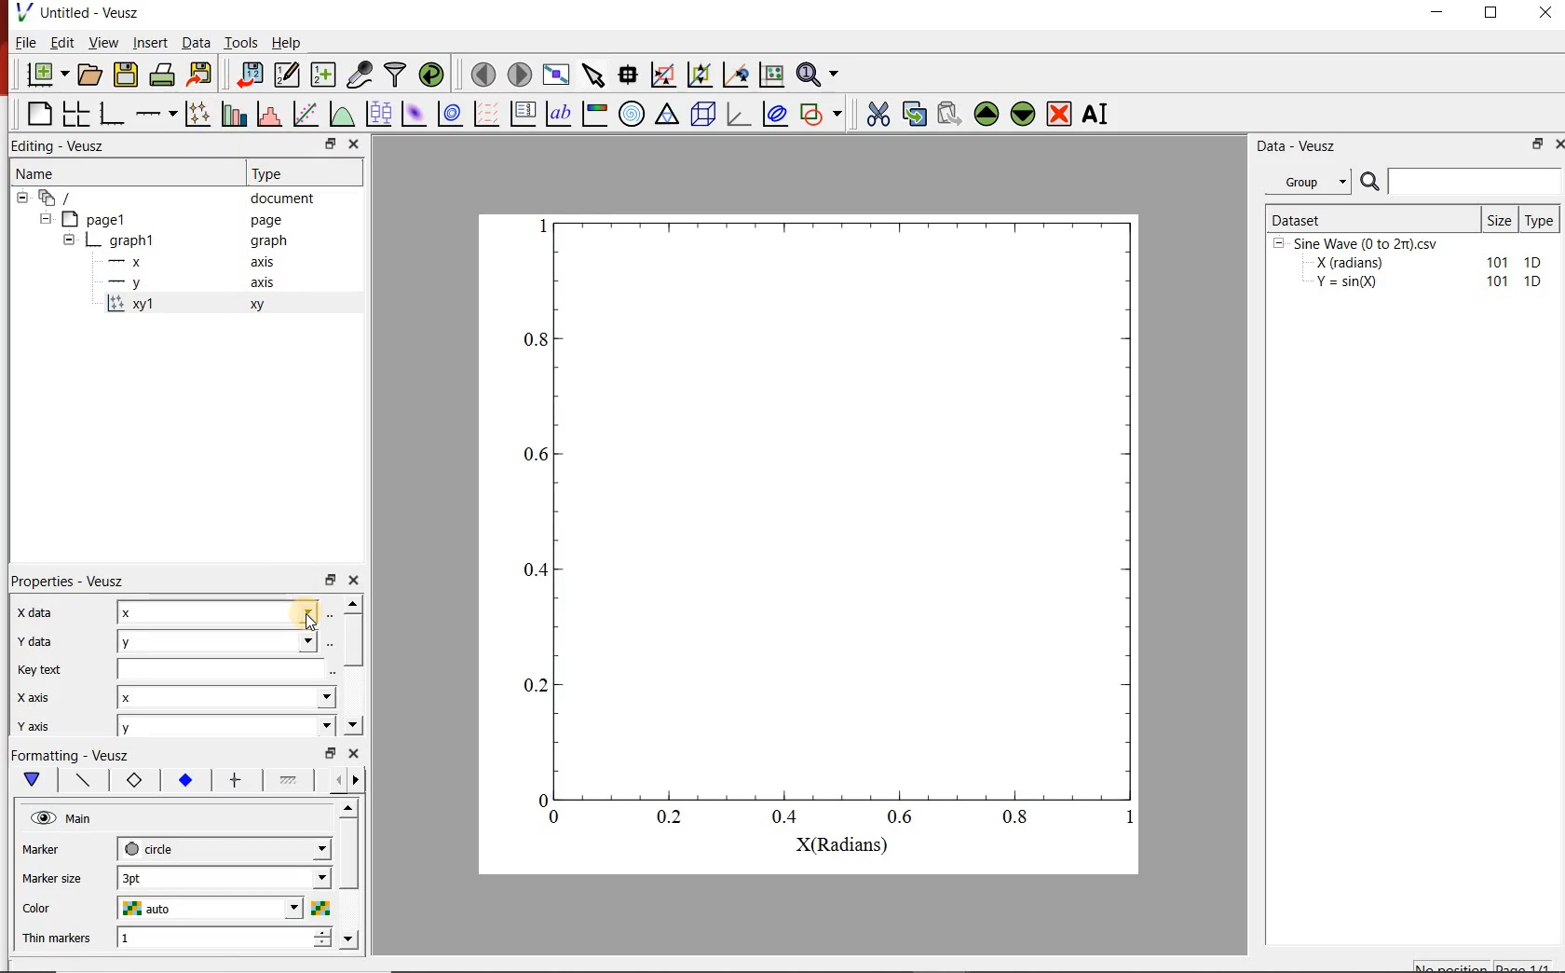 This screenshot has height=973, width=1565. What do you see at coordinates (79, 778) in the screenshot?
I see `options` at bounding box center [79, 778].